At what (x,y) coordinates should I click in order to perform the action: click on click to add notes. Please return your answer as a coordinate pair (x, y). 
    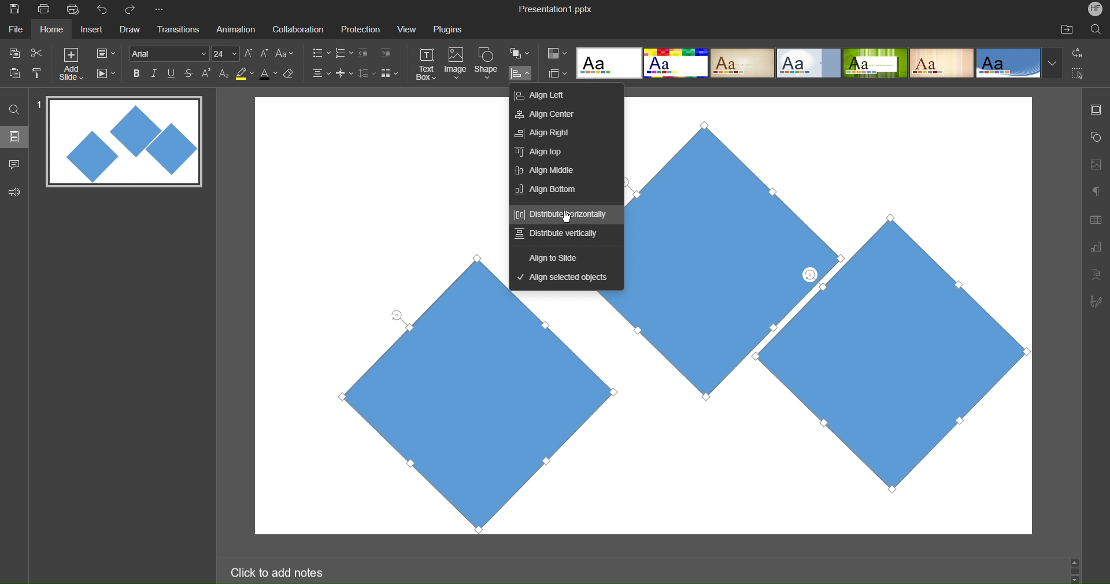
    Looking at the image, I should click on (279, 571).